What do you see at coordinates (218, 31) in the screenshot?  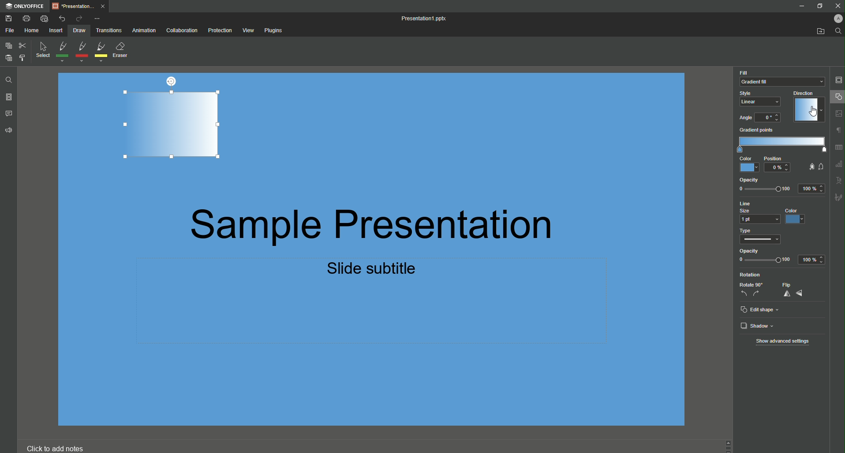 I see `Protection` at bounding box center [218, 31].